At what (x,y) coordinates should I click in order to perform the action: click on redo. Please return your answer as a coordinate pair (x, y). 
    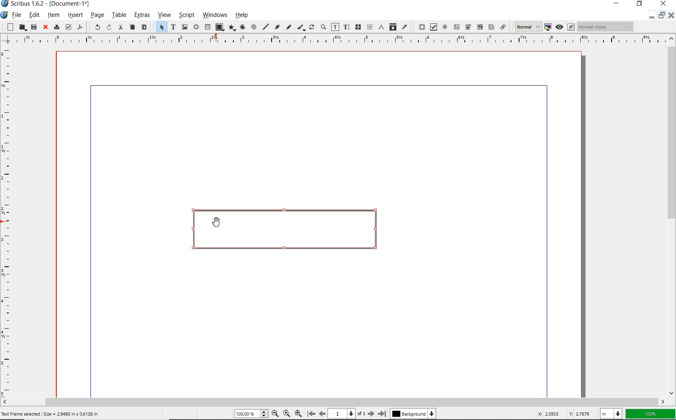
    Looking at the image, I should click on (108, 27).